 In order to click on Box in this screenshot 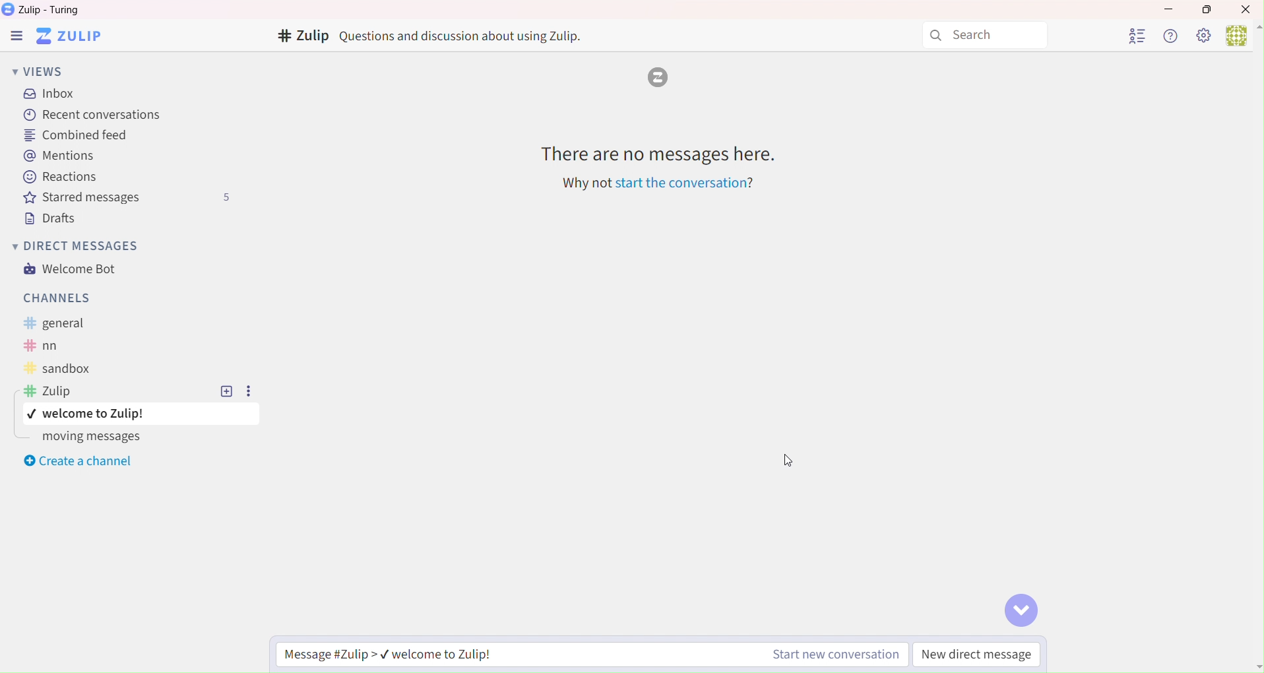, I will do `click(1209, 10)`.